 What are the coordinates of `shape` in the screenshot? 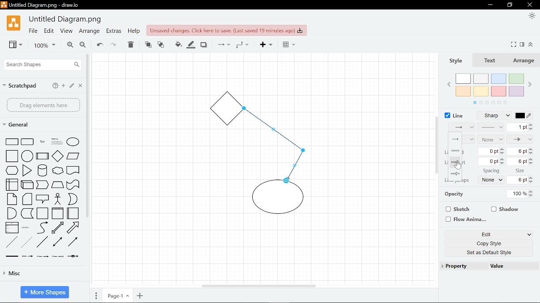 It's located at (12, 213).